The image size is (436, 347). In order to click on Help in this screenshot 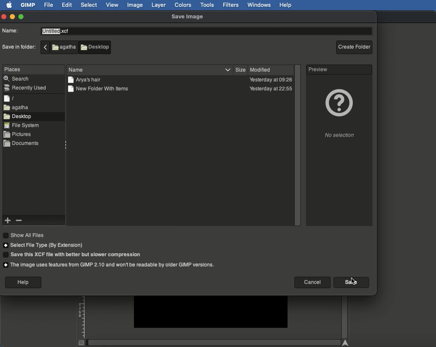, I will do `click(286, 5)`.